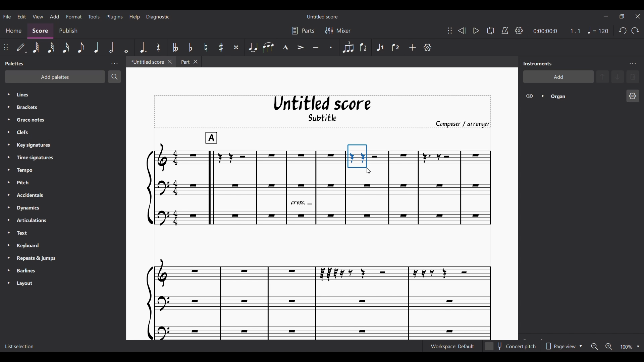 The image size is (644, 362). I want to click on Rewind, so click(462, 31).